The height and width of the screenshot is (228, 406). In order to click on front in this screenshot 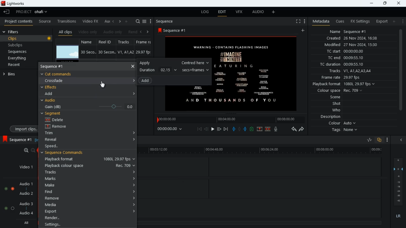, I will do `click(219, 129)`.